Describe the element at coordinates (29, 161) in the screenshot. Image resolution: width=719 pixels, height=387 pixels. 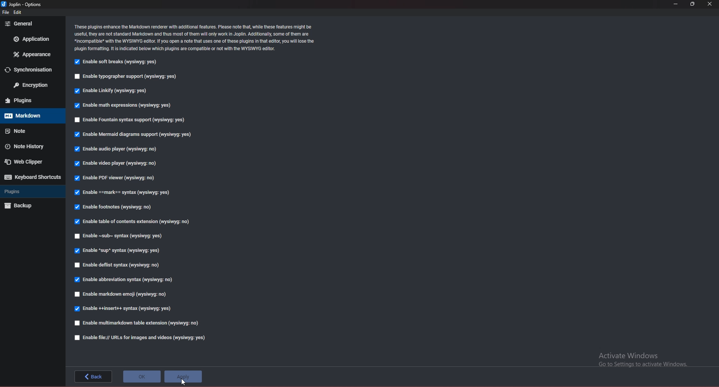
I see `web clipper` at that location.